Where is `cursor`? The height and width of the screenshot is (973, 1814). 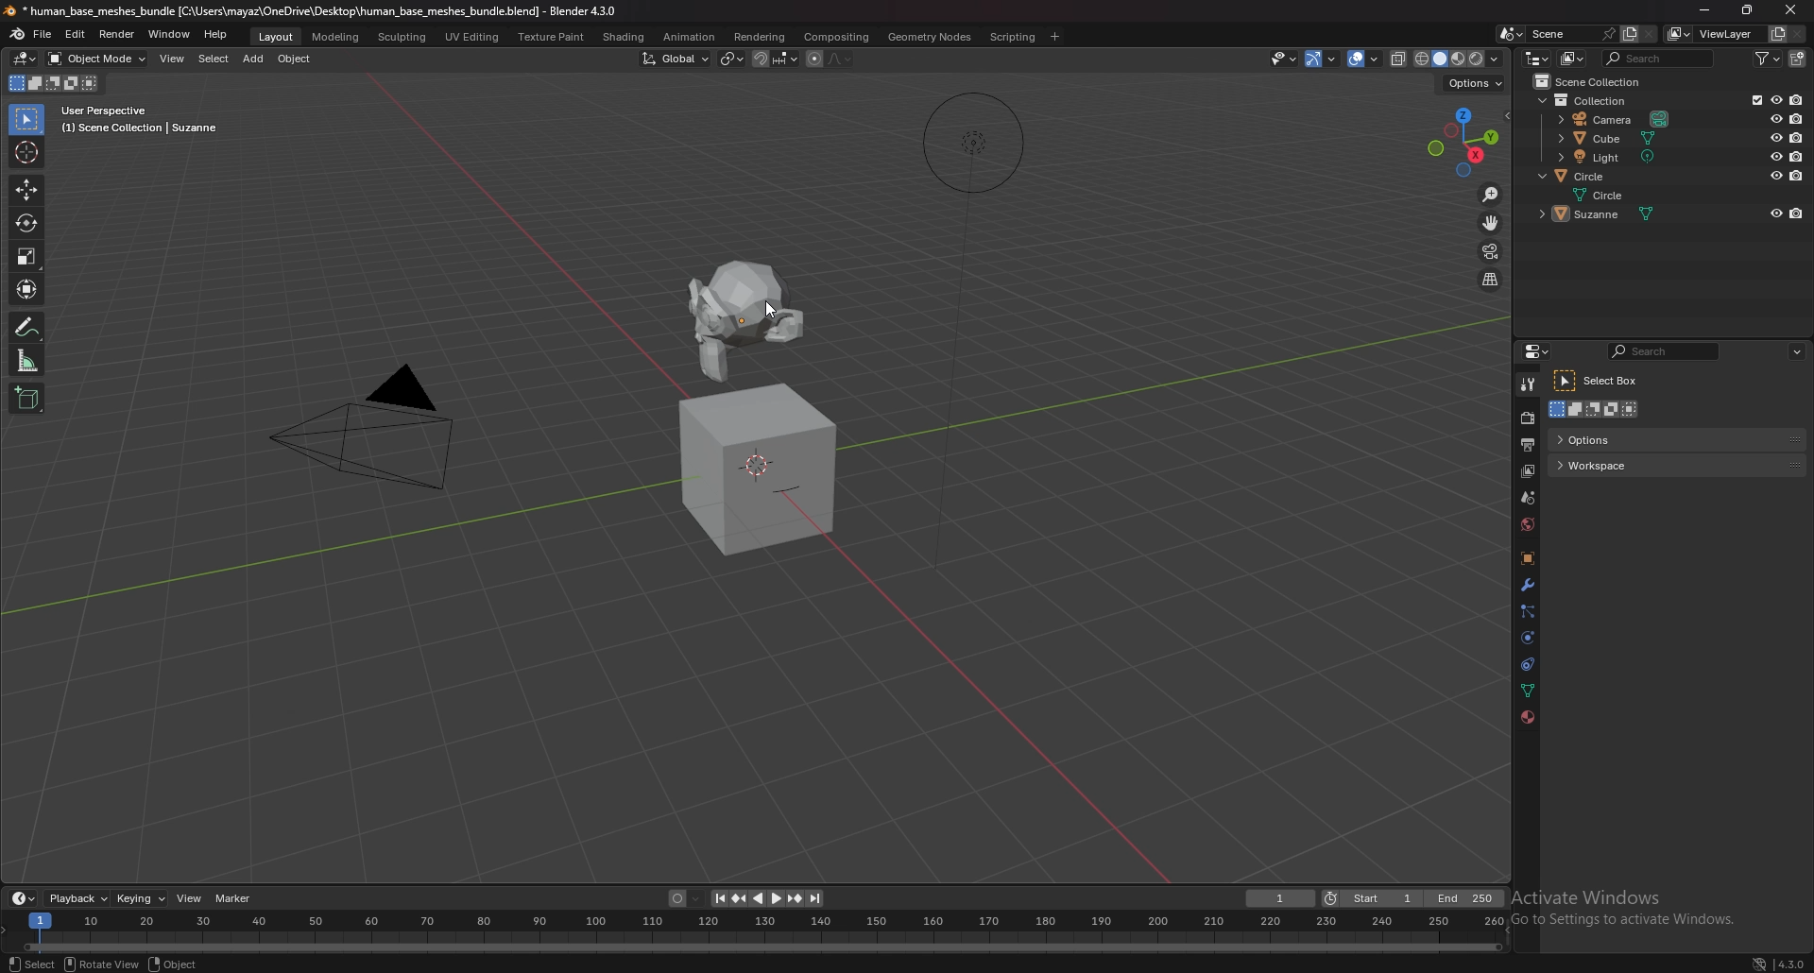
cursor is located at coordinates (773, 310).